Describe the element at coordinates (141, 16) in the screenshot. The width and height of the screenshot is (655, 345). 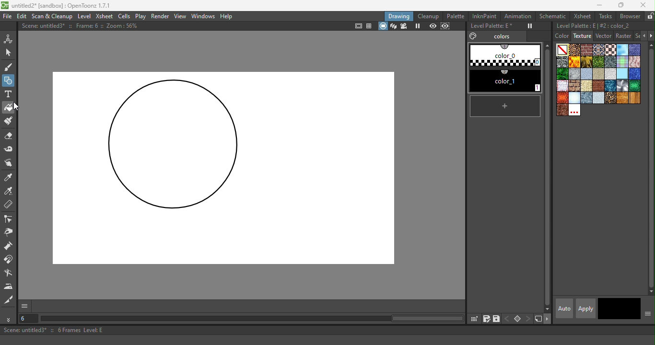
I see `Play` at that location.